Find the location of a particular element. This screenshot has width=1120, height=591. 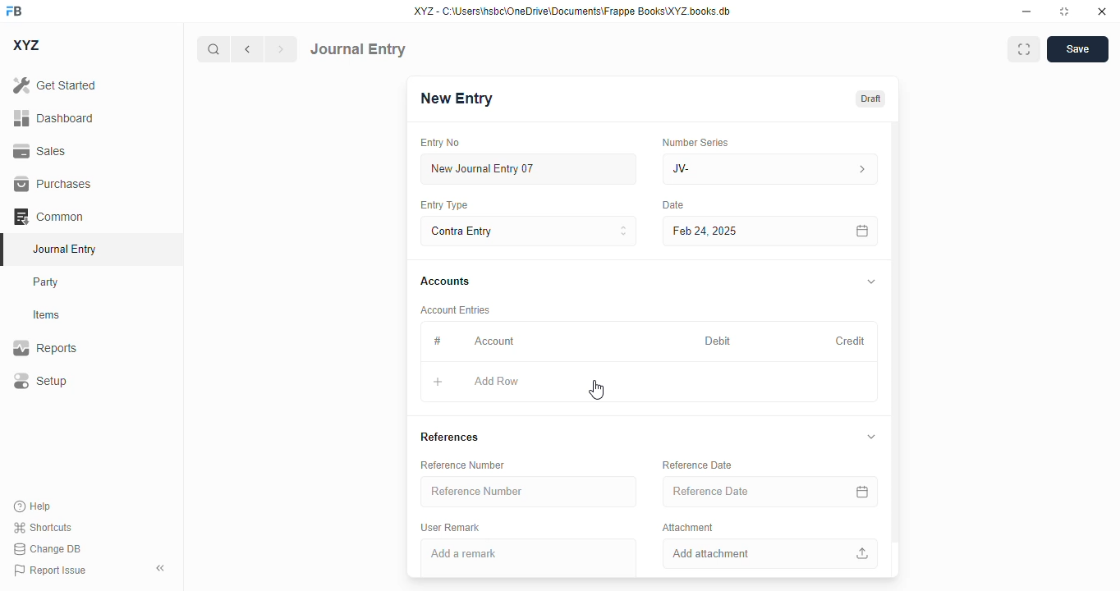

close is located at coordinates (1102, 11).